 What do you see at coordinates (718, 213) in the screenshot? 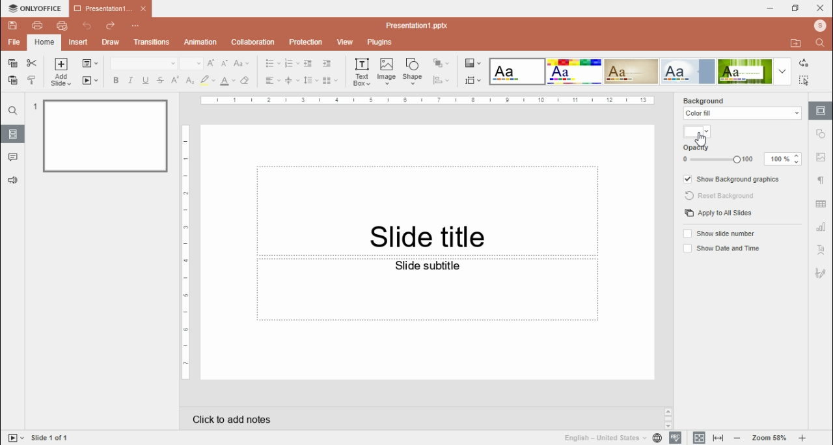
I see `apply to all slides` at bounding box center [718, 213].